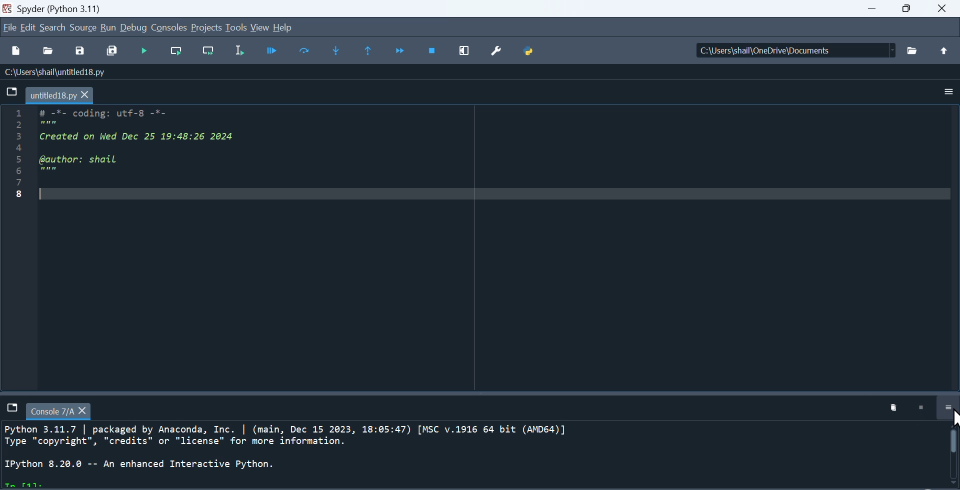  Describe the element at coordinates (11, 409) in the screenshot. I see `tab options` at that location.